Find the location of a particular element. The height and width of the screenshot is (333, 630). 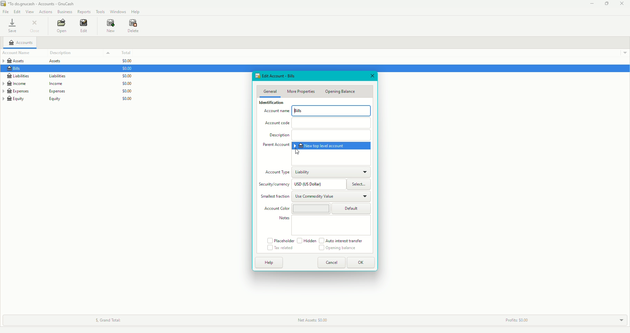

Edit is located at coordinates (18, 12).